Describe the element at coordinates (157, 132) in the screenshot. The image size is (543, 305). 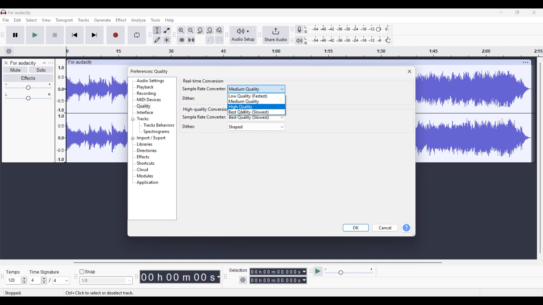
I see `Spectograms` at that location.